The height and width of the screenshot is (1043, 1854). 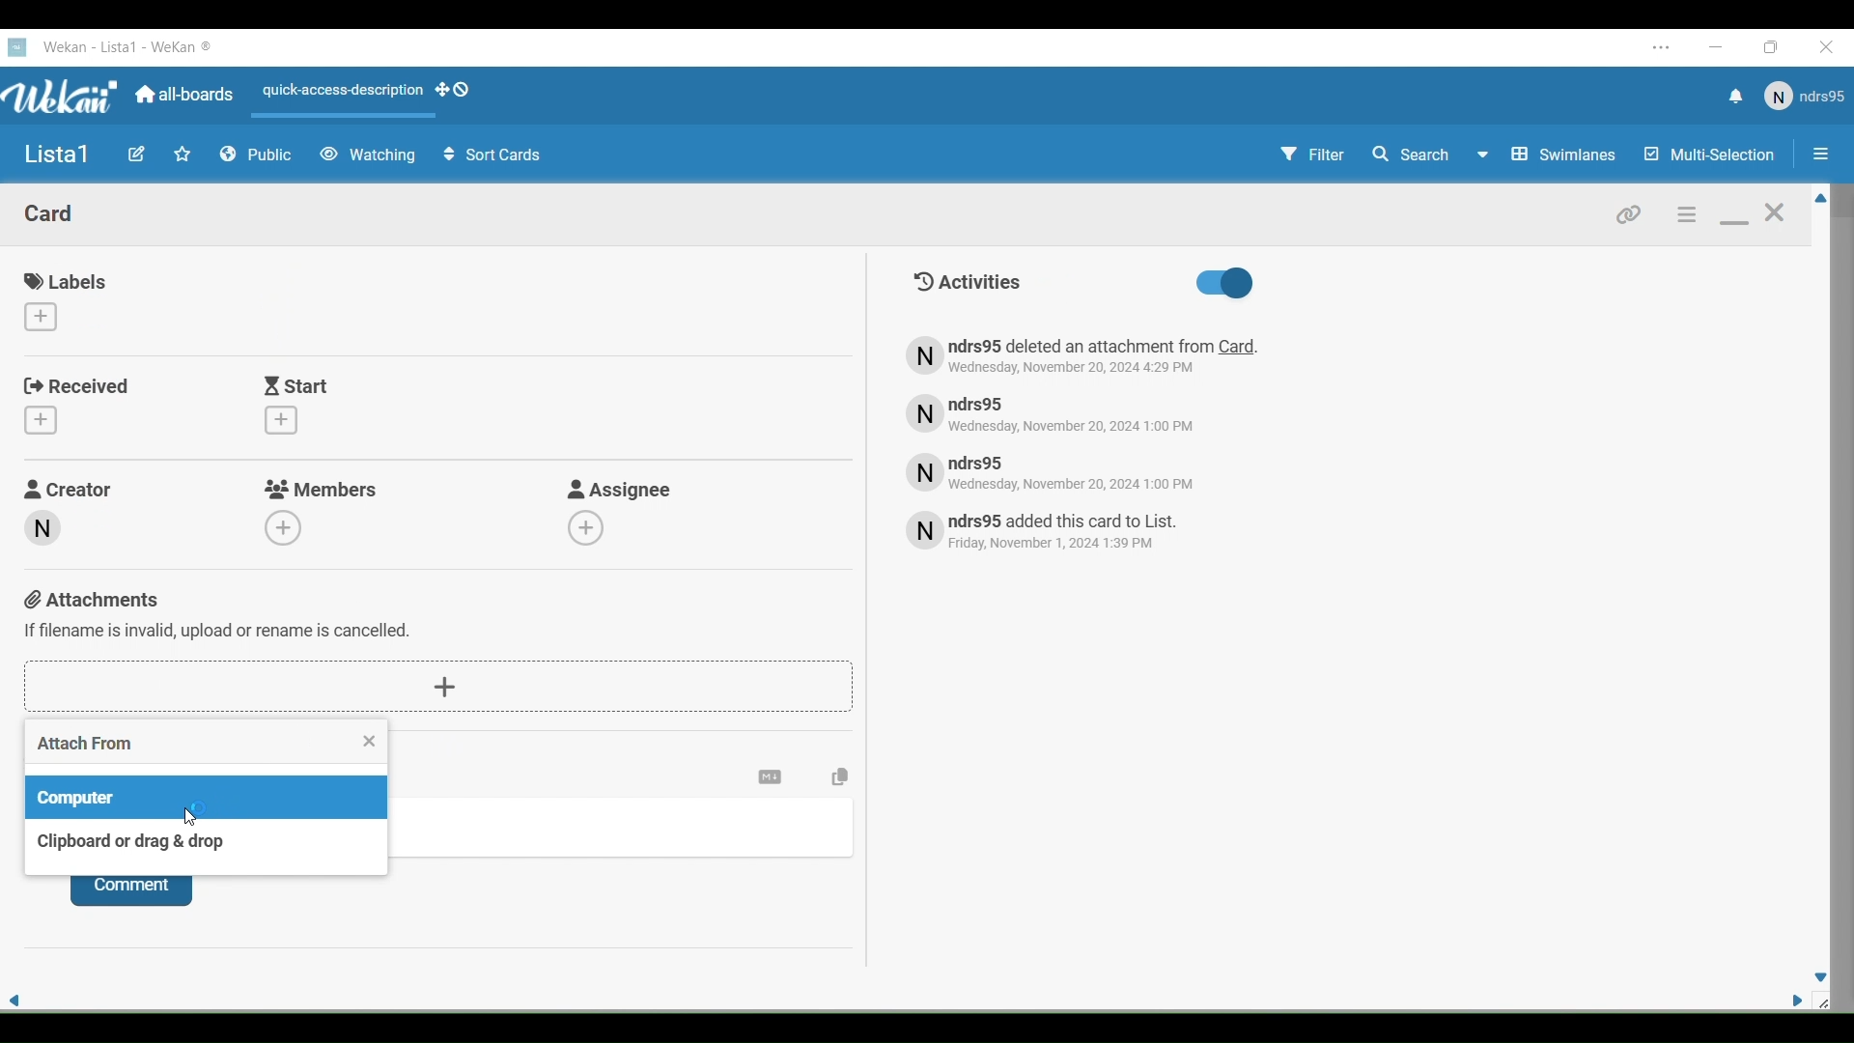 I want to click on Filter, so click(x=1311, y=157).